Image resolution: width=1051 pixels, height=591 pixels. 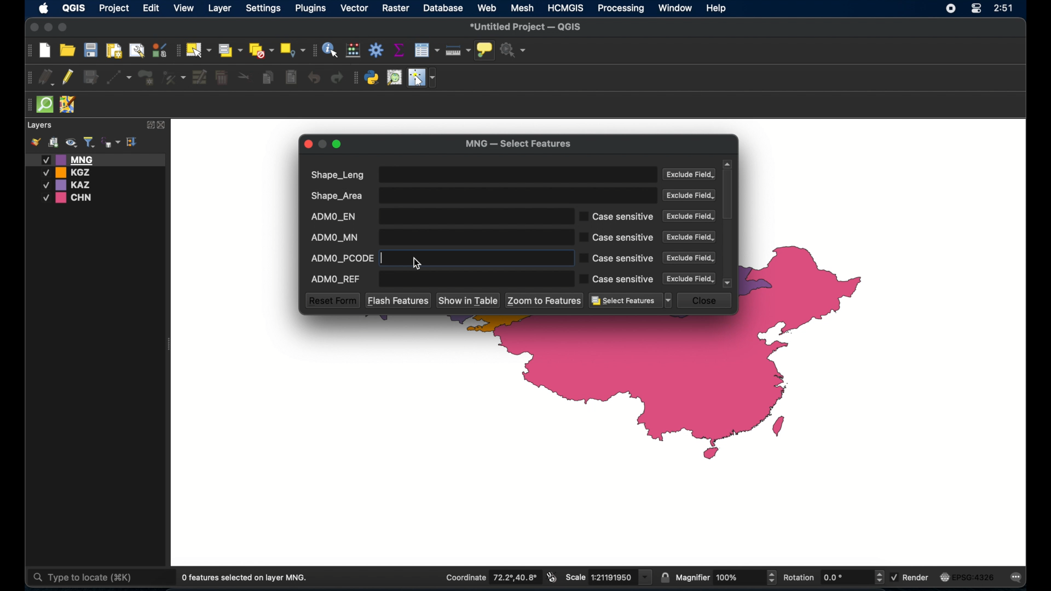 What do you see at coordinates (354, 50) in the screenshot?
I see `open field calculator` at bounding box center [354, 50].